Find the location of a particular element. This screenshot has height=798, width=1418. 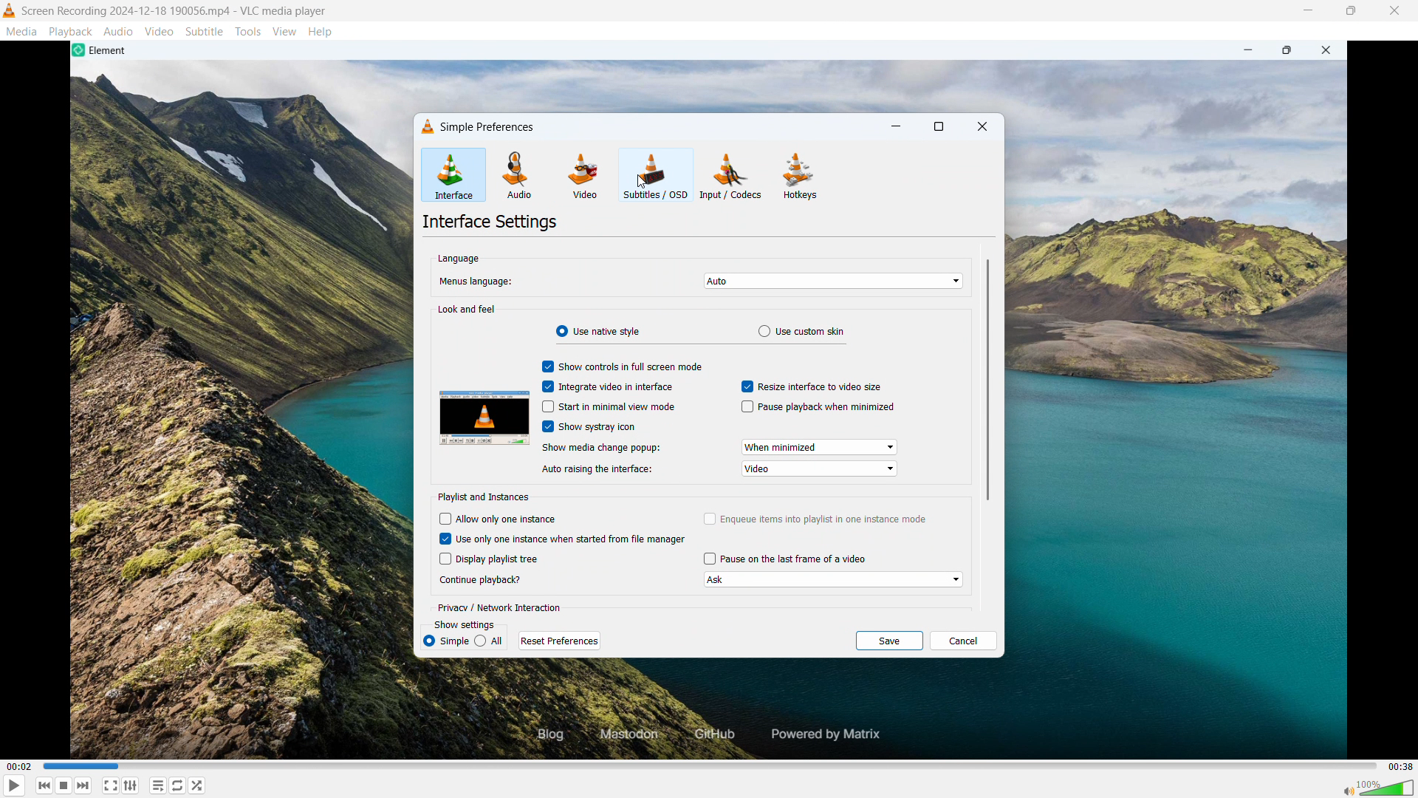

Playlist and instances  is located at coordinates (484, 496).